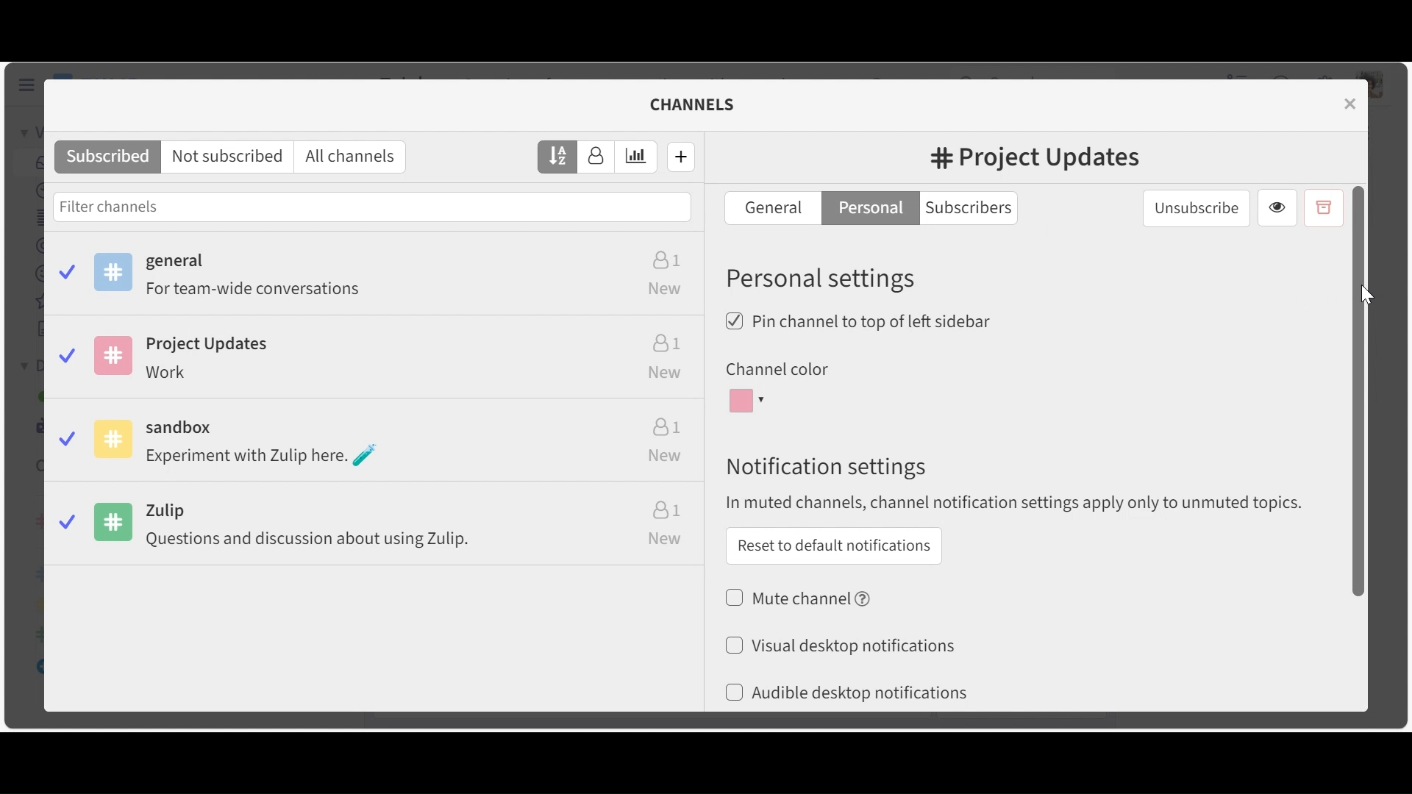 This screenshot has width=1412, height=794. I want to click on Personal, so click(870, 207).